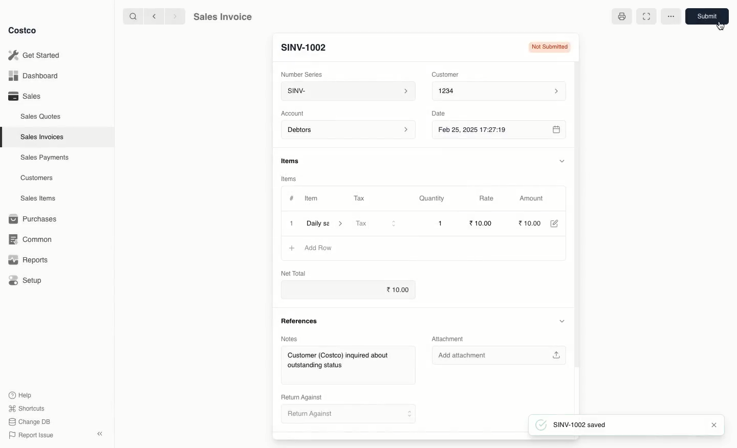 This screenshot has height=448, width=737. Describe the element at coordinates (558, 223) in the screenshot. I see `Edit` at that location.